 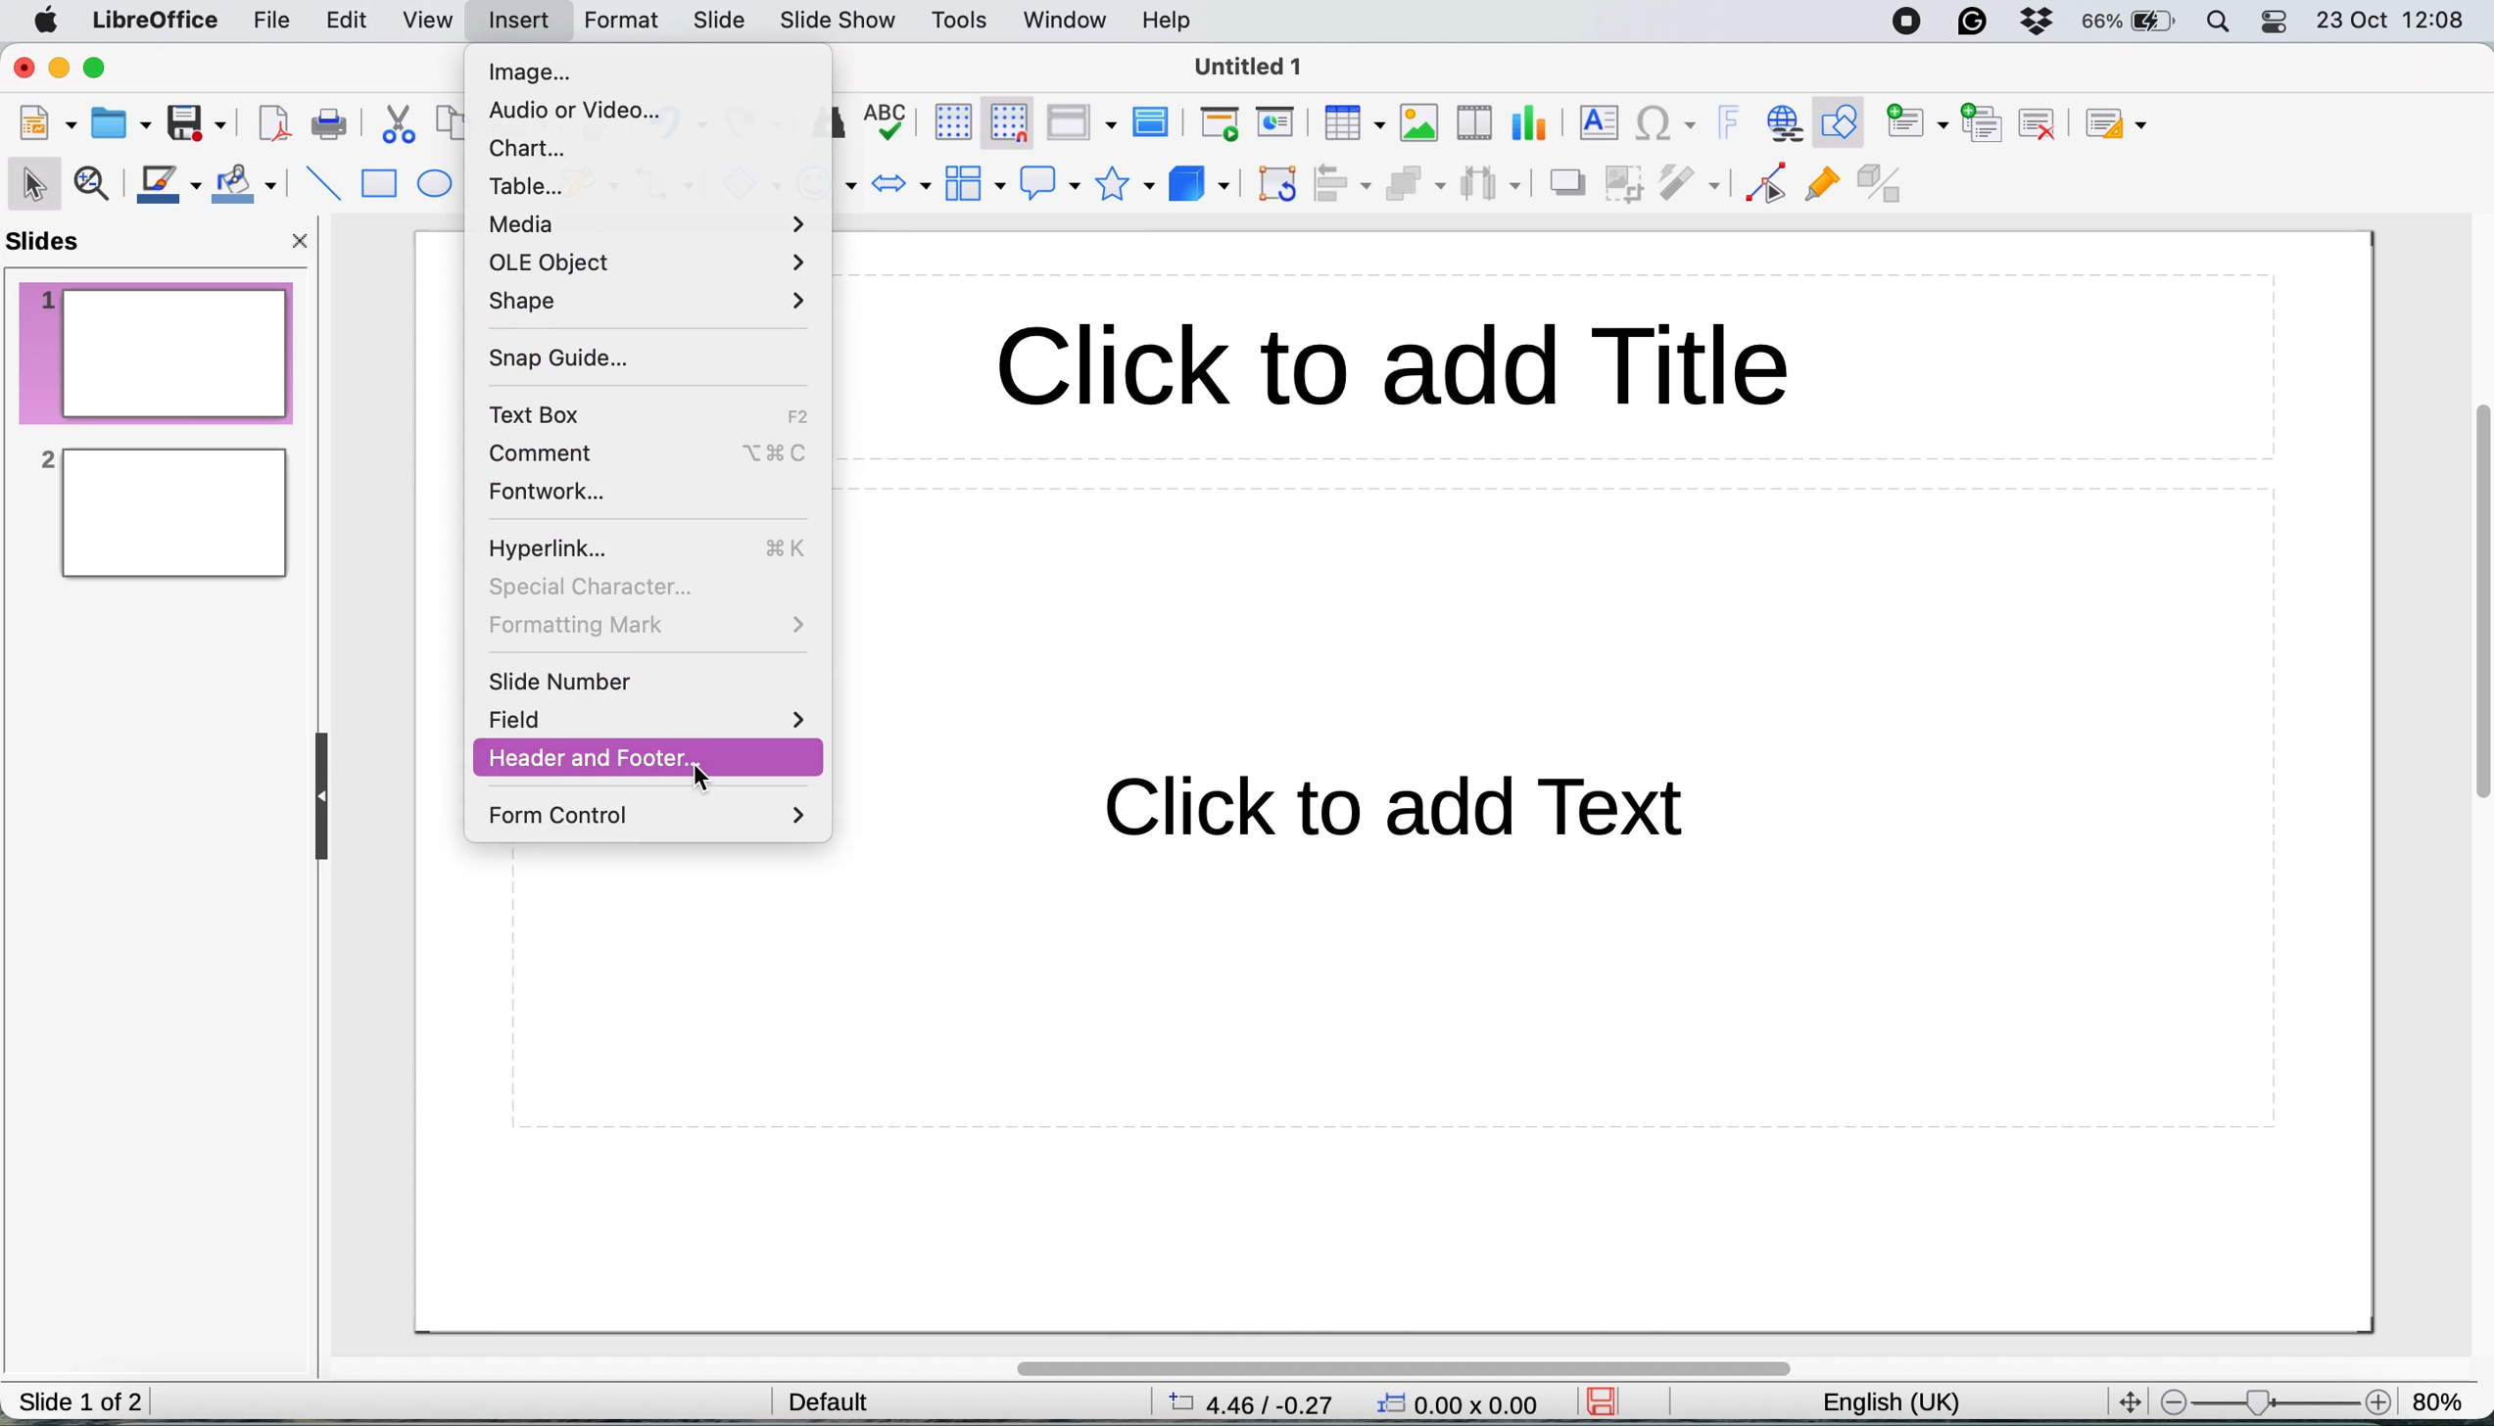 I want to click on formatting mark, so click(x=647, y=627).